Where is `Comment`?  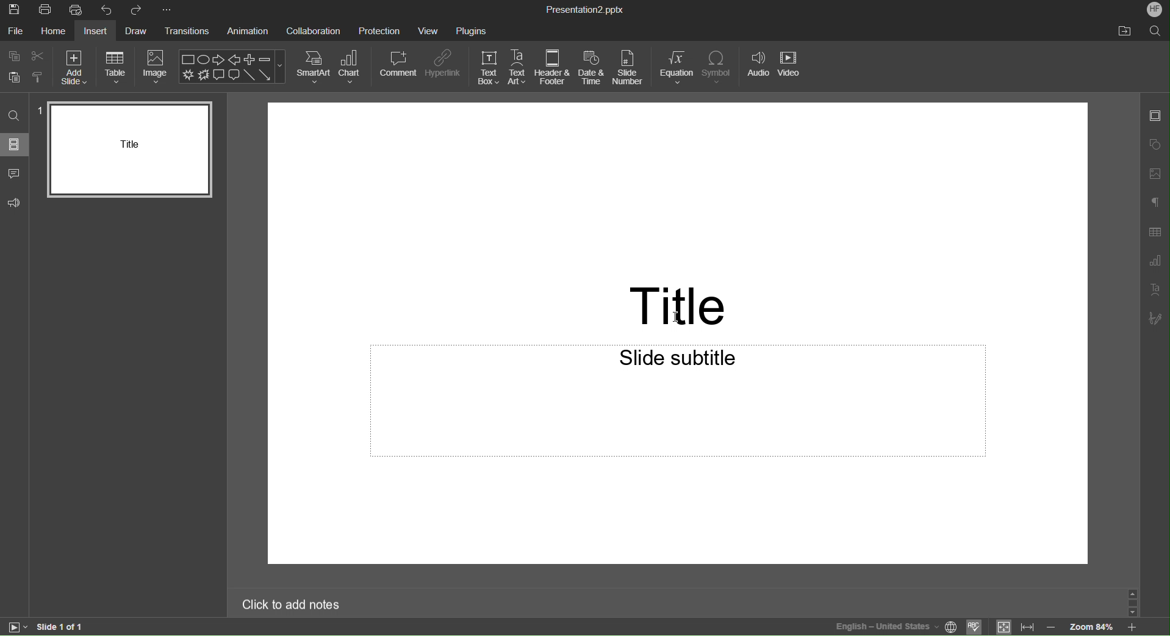 Comment is located at coordinates (15, 173).